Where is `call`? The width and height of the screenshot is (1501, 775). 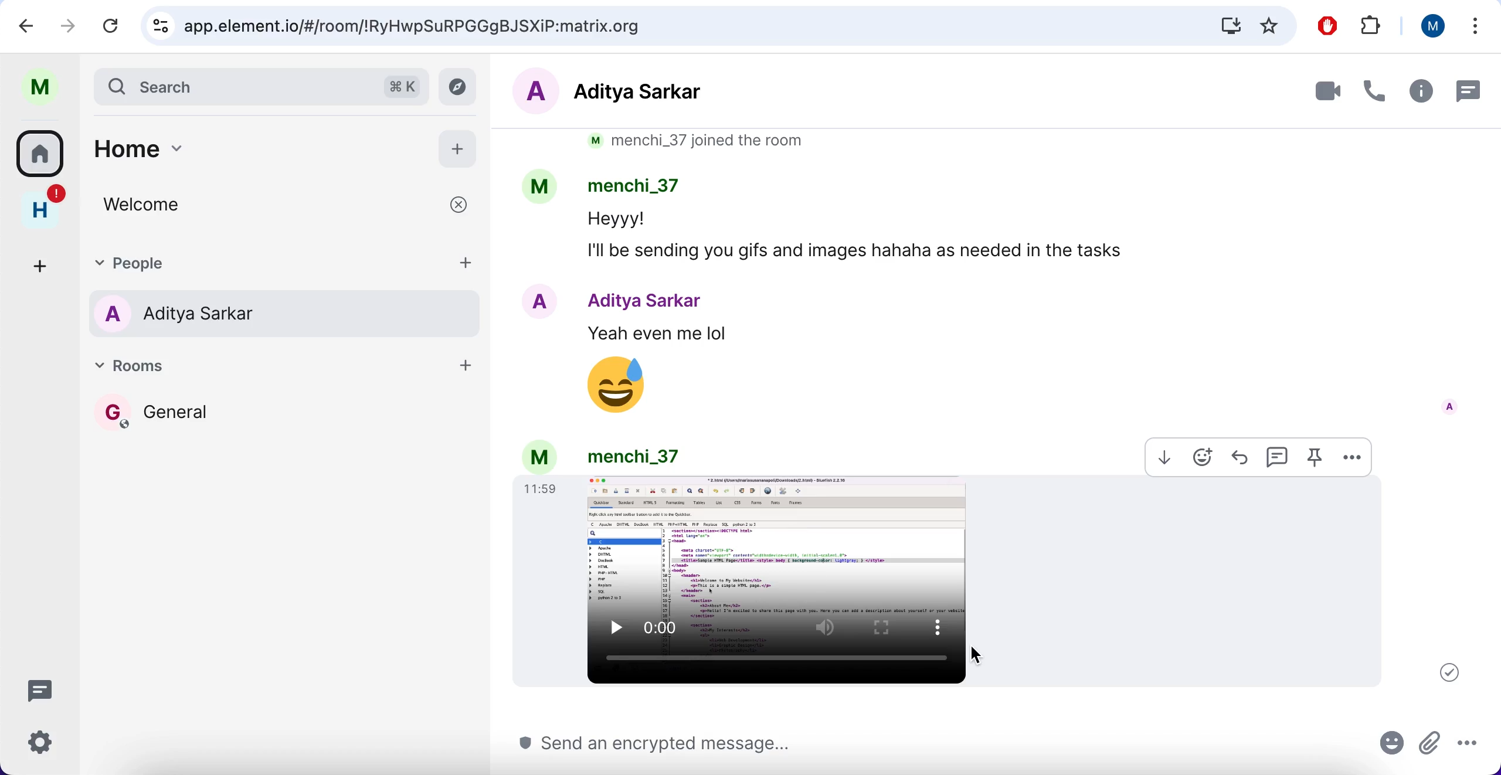
call is located at coordinates (1368, 95).